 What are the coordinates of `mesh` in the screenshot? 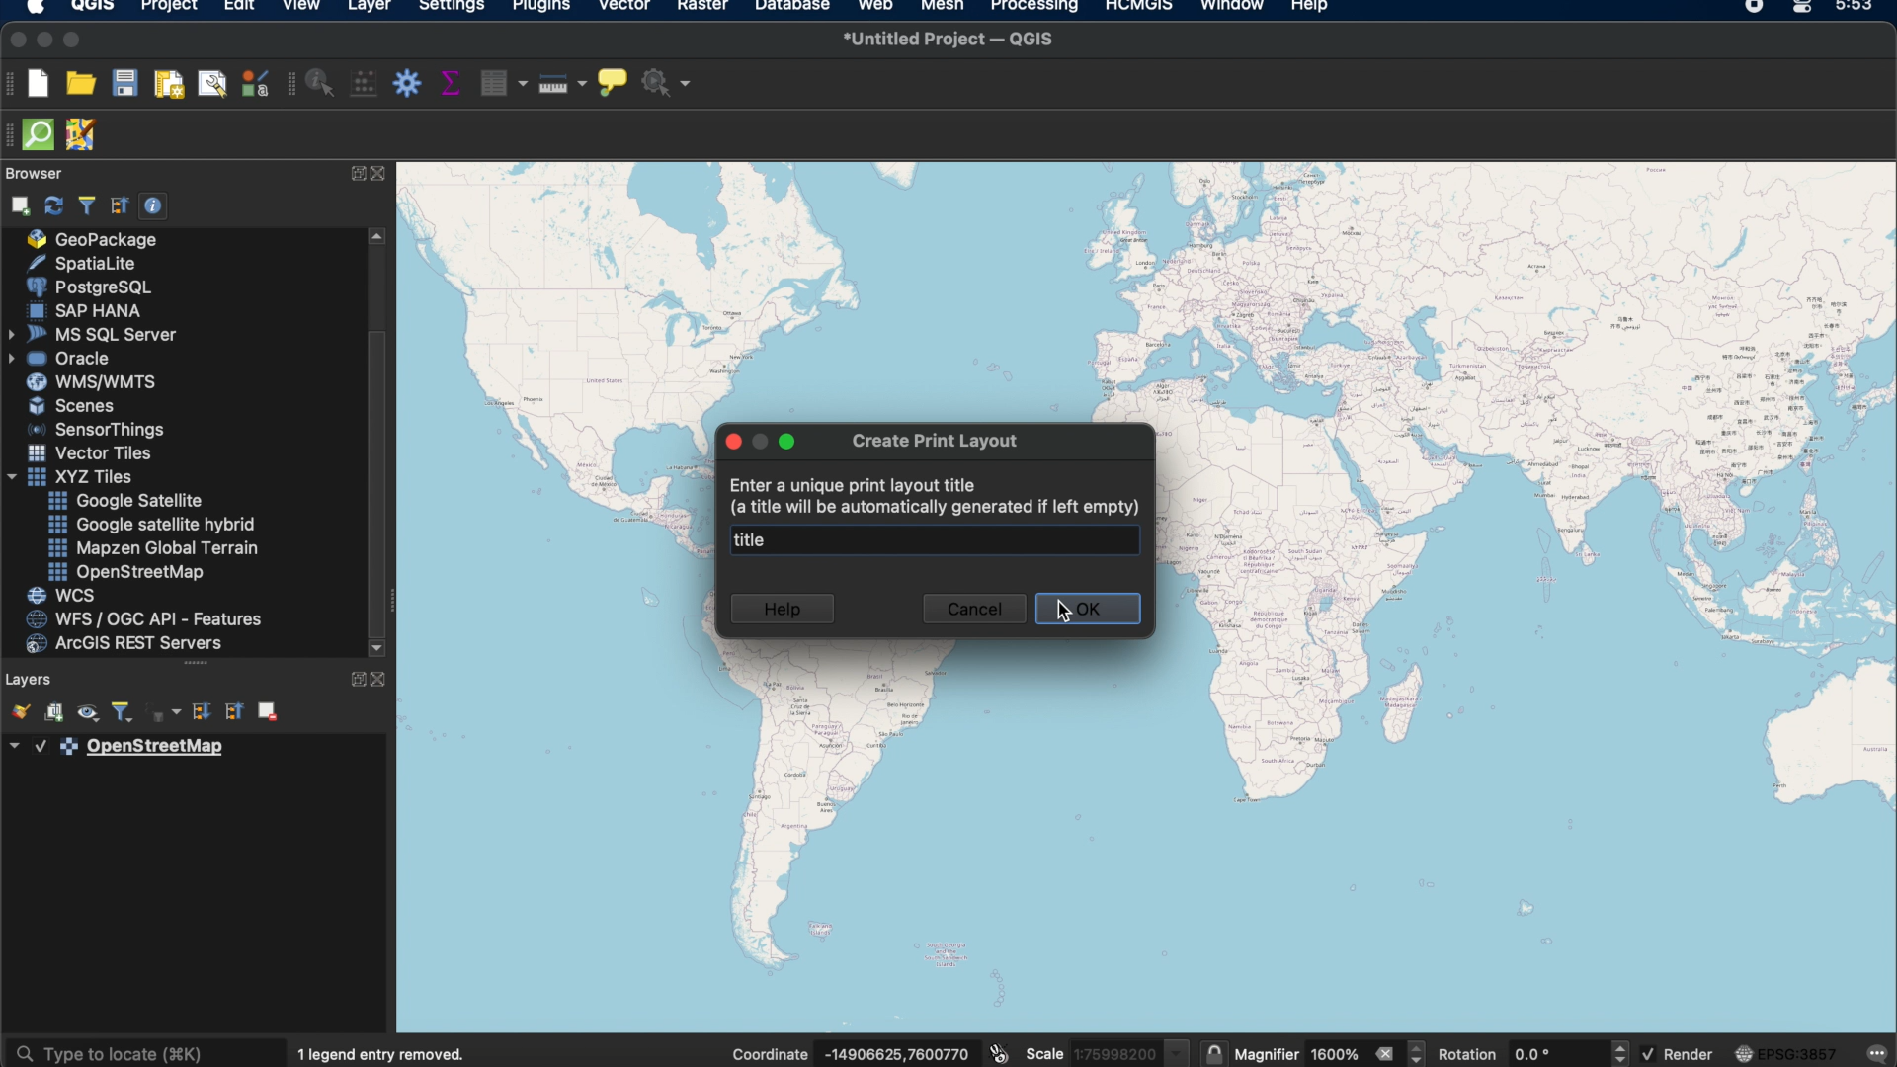 It's located at (946, 8).